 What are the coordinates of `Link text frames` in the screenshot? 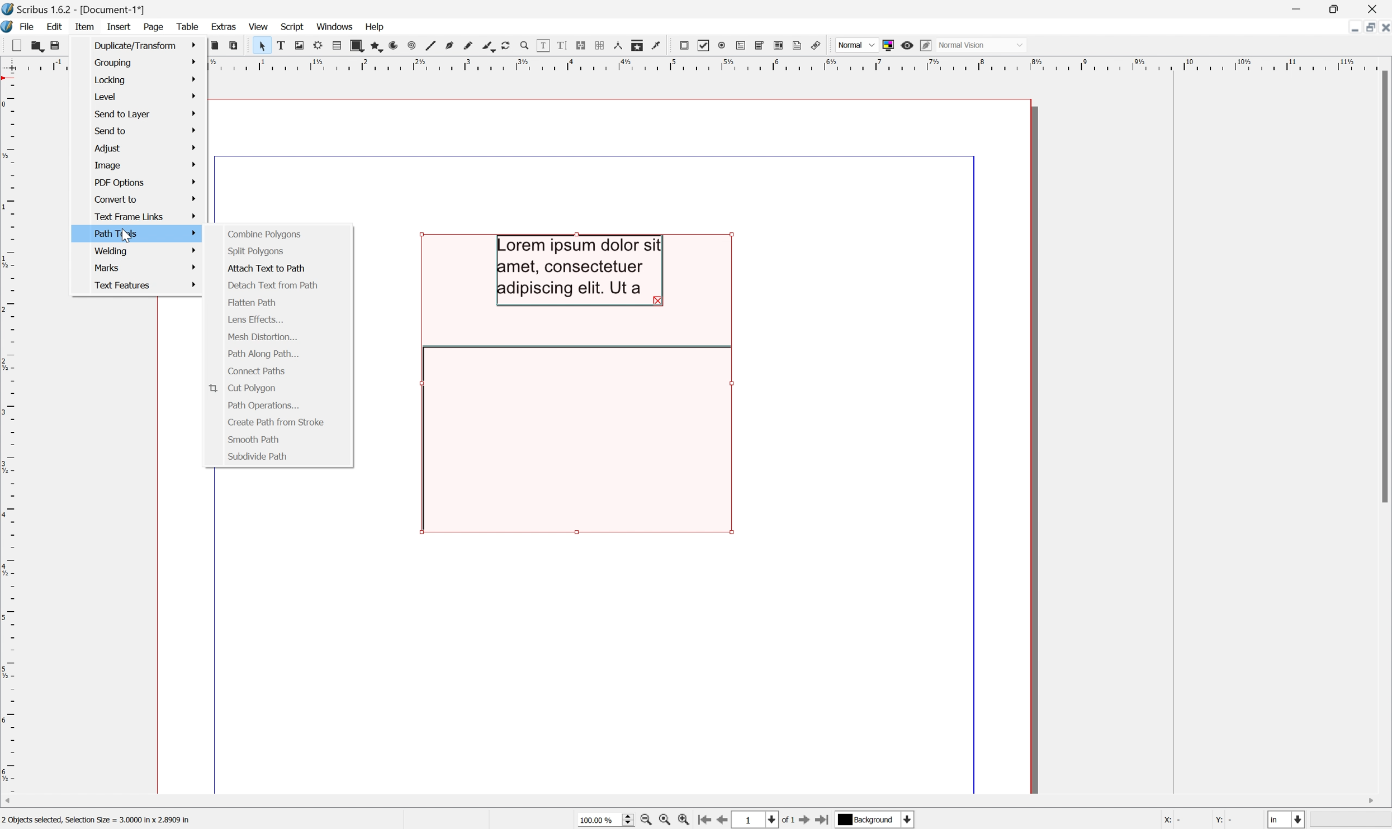 It's located at (580, 44).